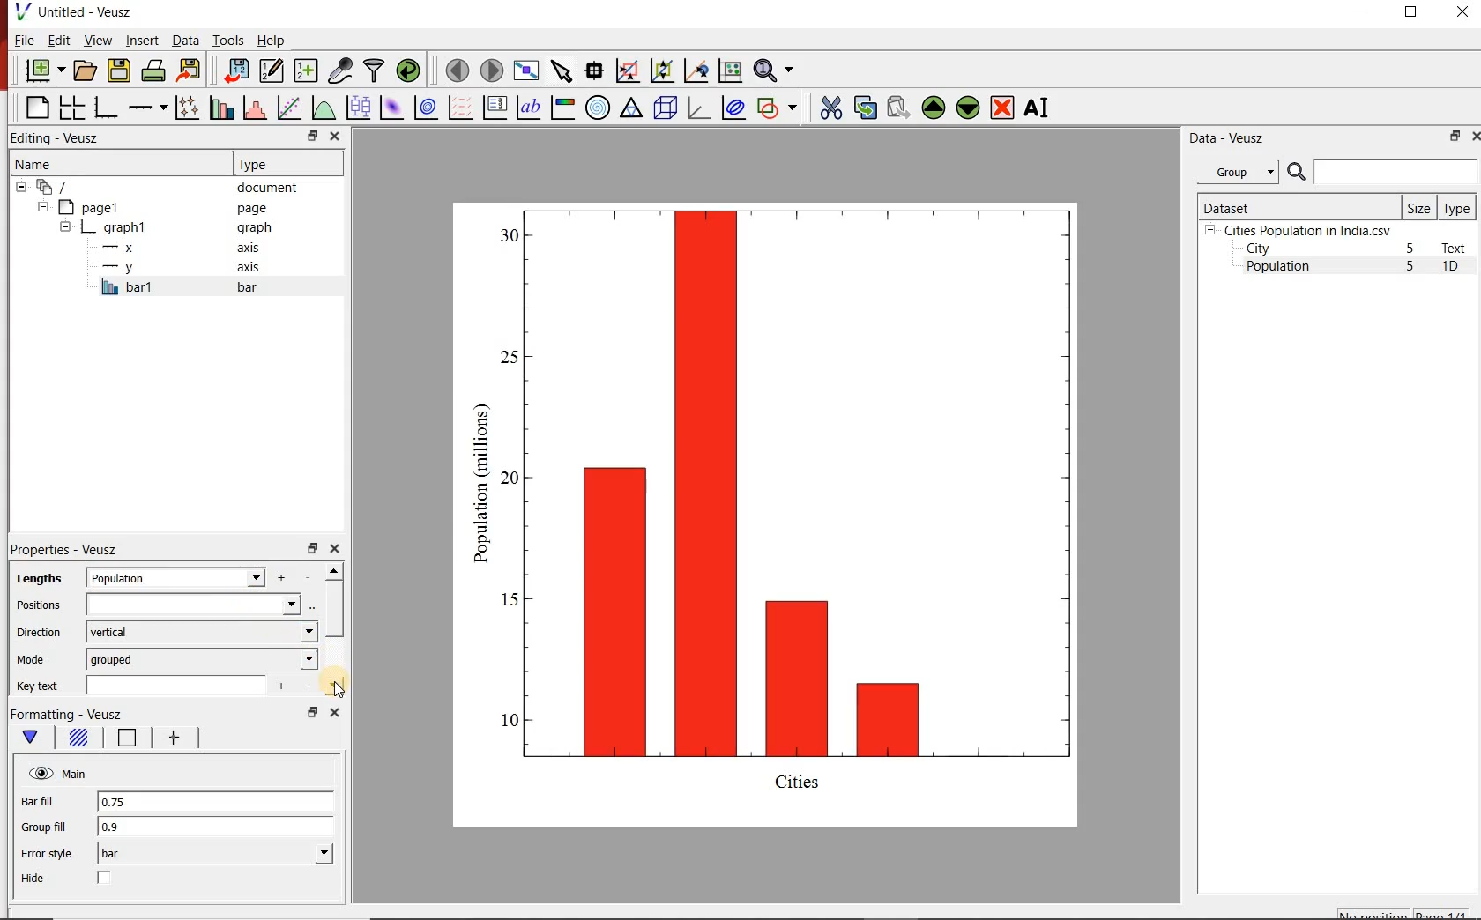  I want to click on Line, so click(123, 741).